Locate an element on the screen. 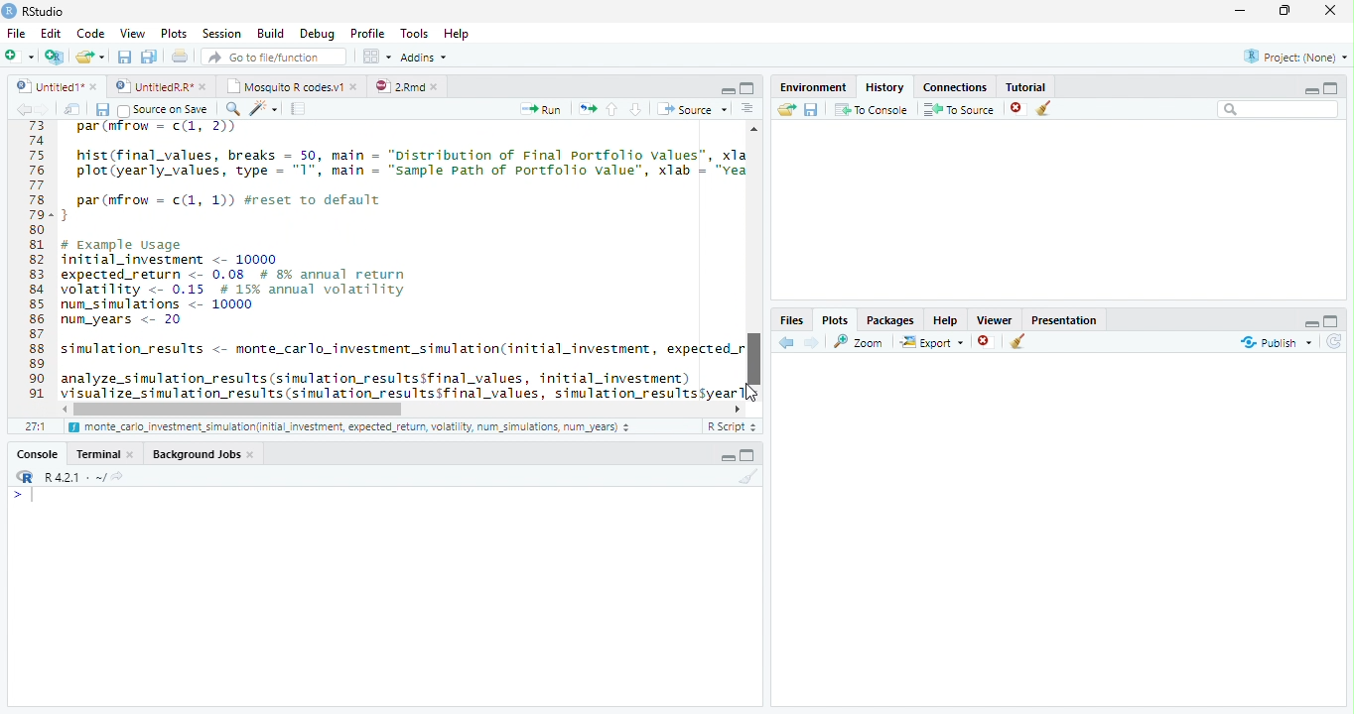  Session is located at coordinates (220, 33).